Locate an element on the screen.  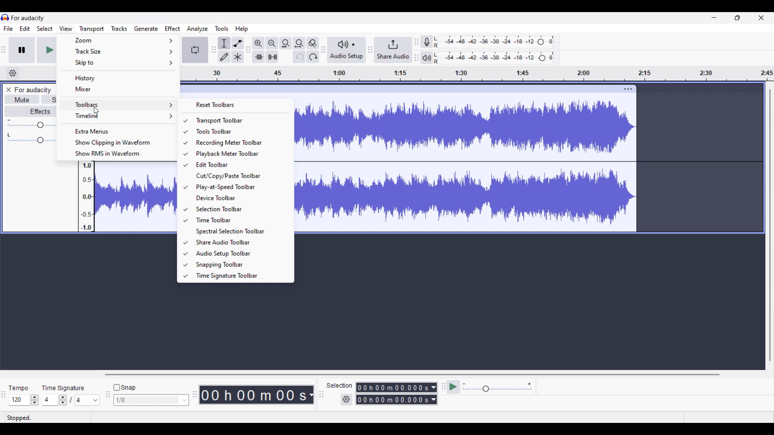
Analyze is located at coordinates (198, 29).